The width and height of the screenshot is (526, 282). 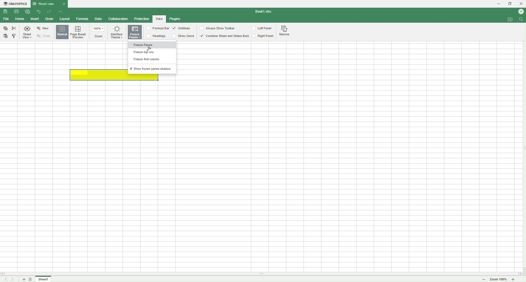 What do you see at coordinates (6, 19) in the screenshot?
I see `File` at bounding box center [6, 19].